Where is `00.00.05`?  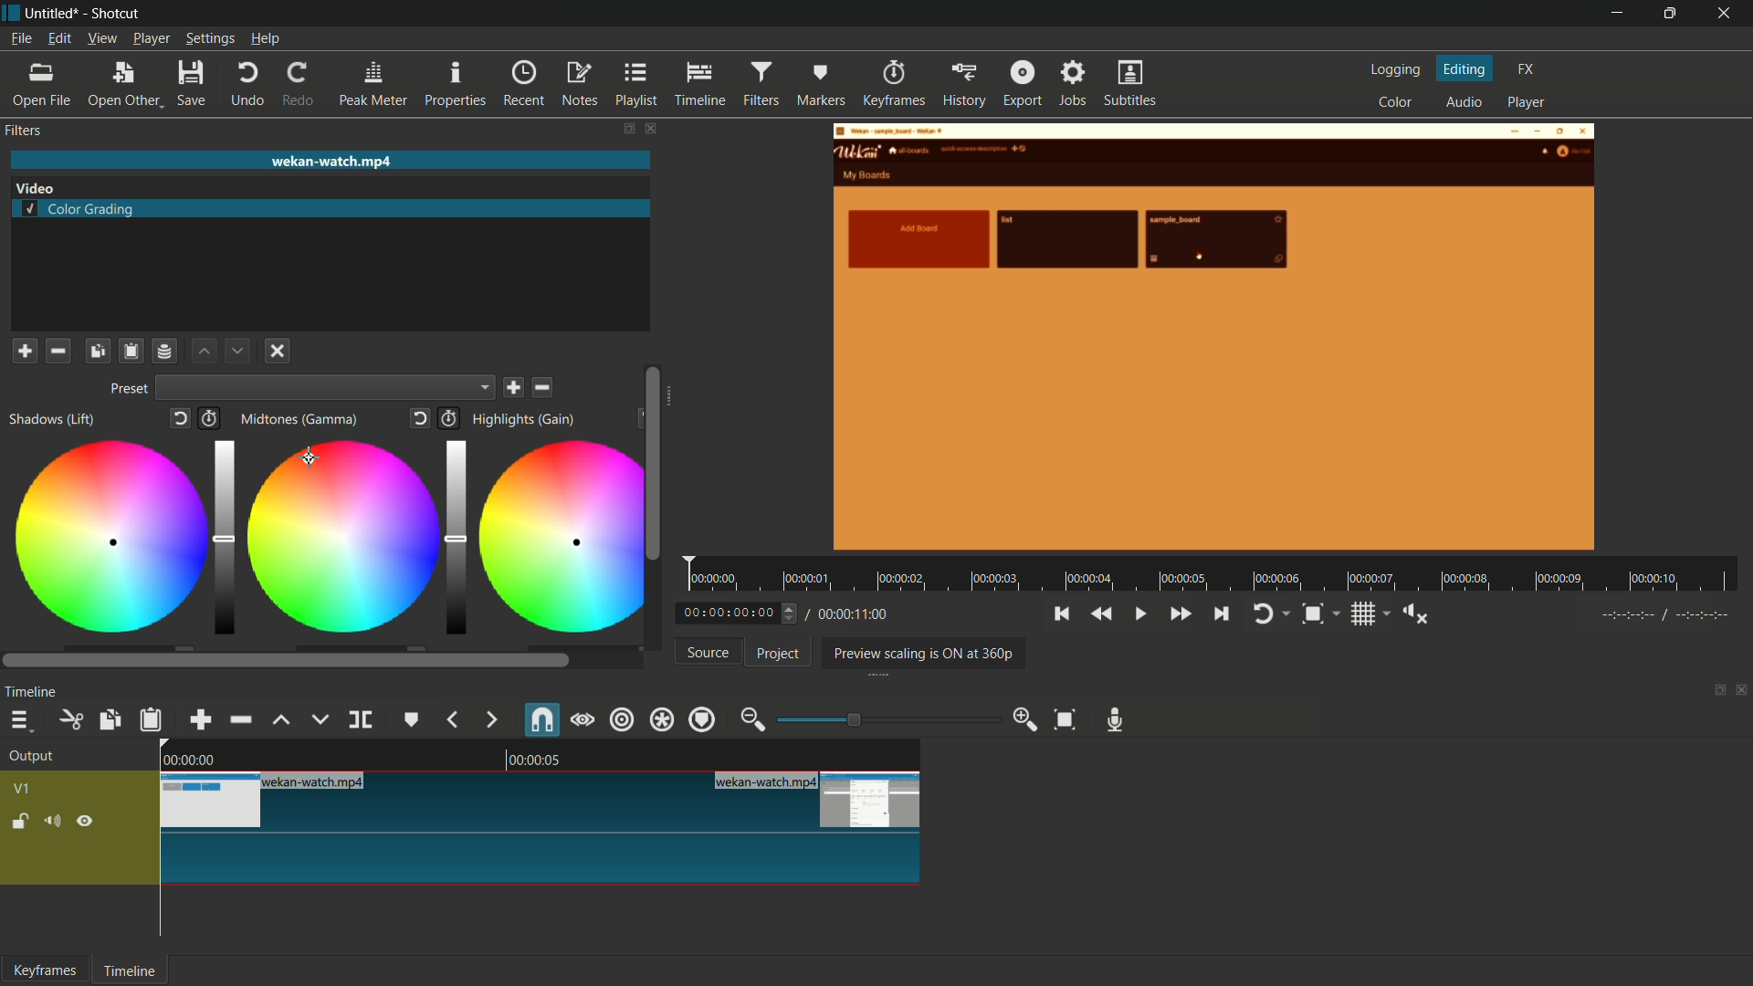 00.00.05 is located at coordinates (551, 760).